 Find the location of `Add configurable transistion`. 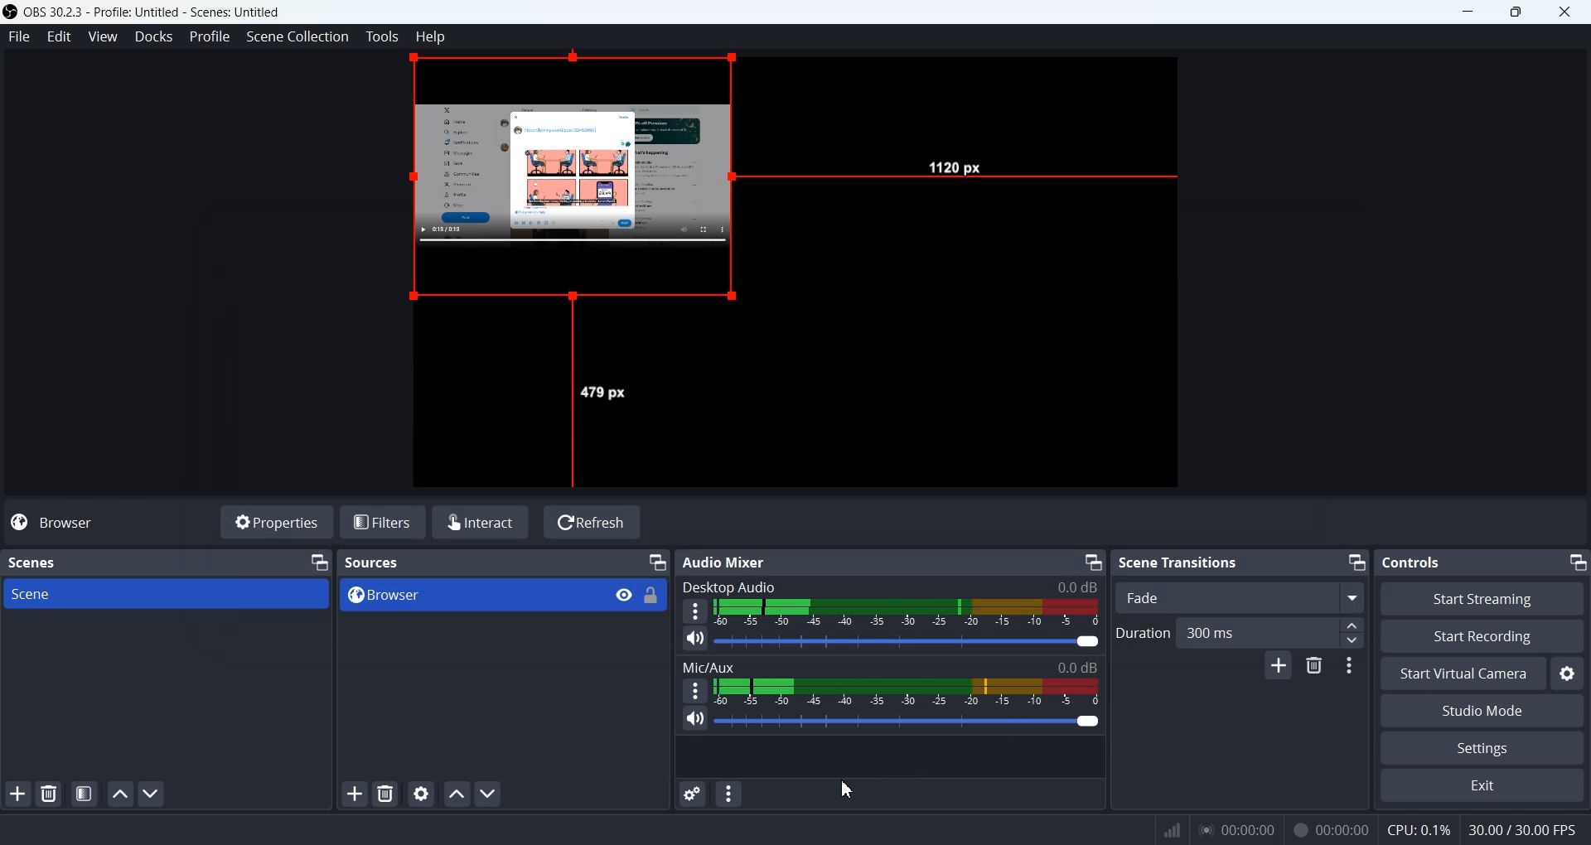

Add configurable transistion is located at coordinates (1278, 668).